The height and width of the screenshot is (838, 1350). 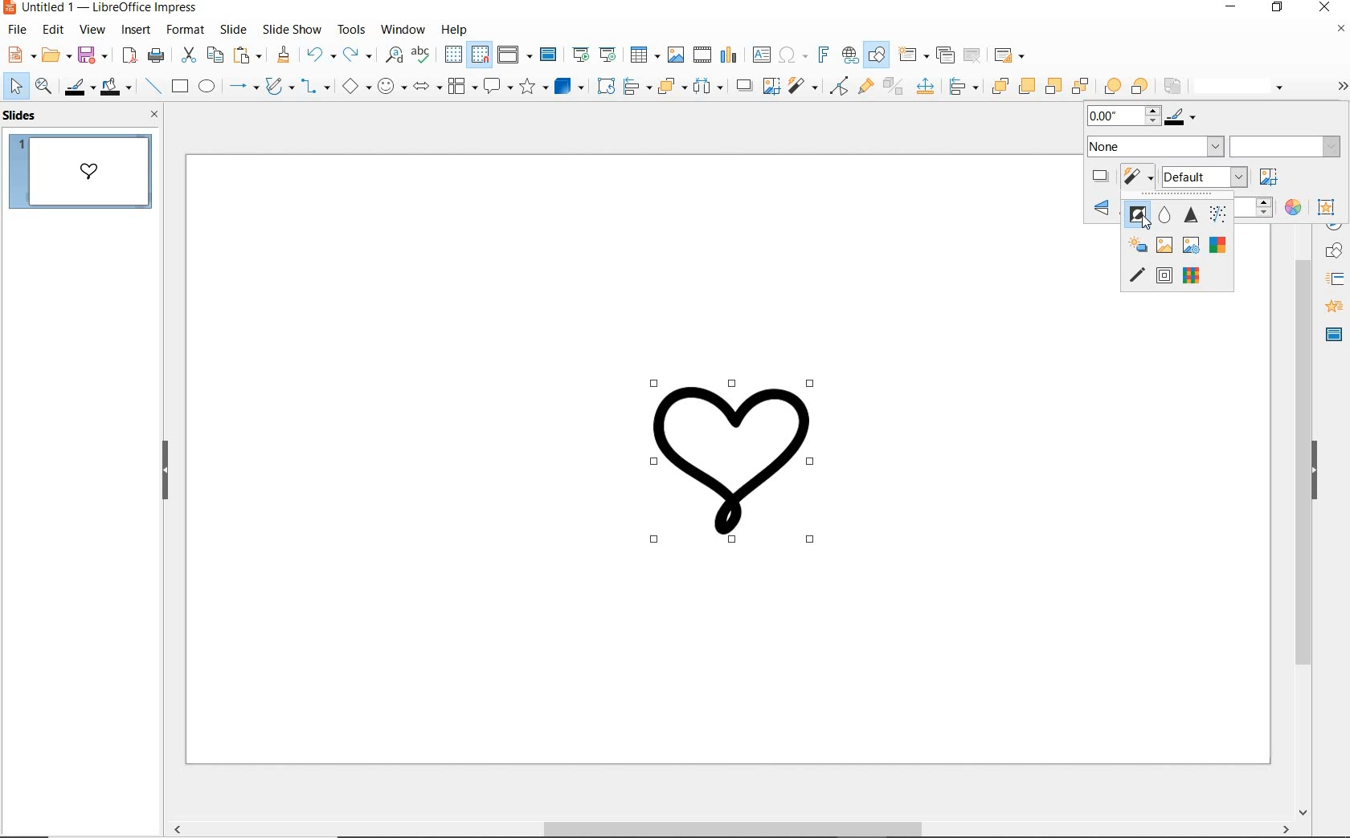 I want to click on aging, so click(x=1163, y=246).